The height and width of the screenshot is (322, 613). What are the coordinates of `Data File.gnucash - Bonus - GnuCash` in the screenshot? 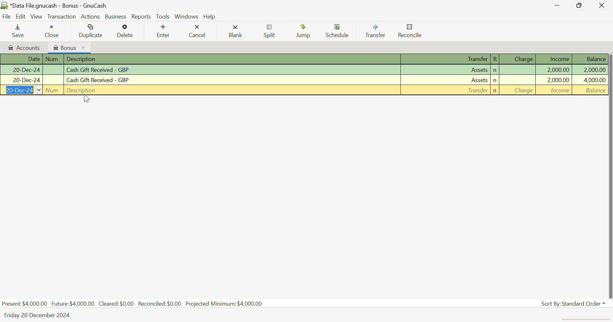 It's located at (77, 5).